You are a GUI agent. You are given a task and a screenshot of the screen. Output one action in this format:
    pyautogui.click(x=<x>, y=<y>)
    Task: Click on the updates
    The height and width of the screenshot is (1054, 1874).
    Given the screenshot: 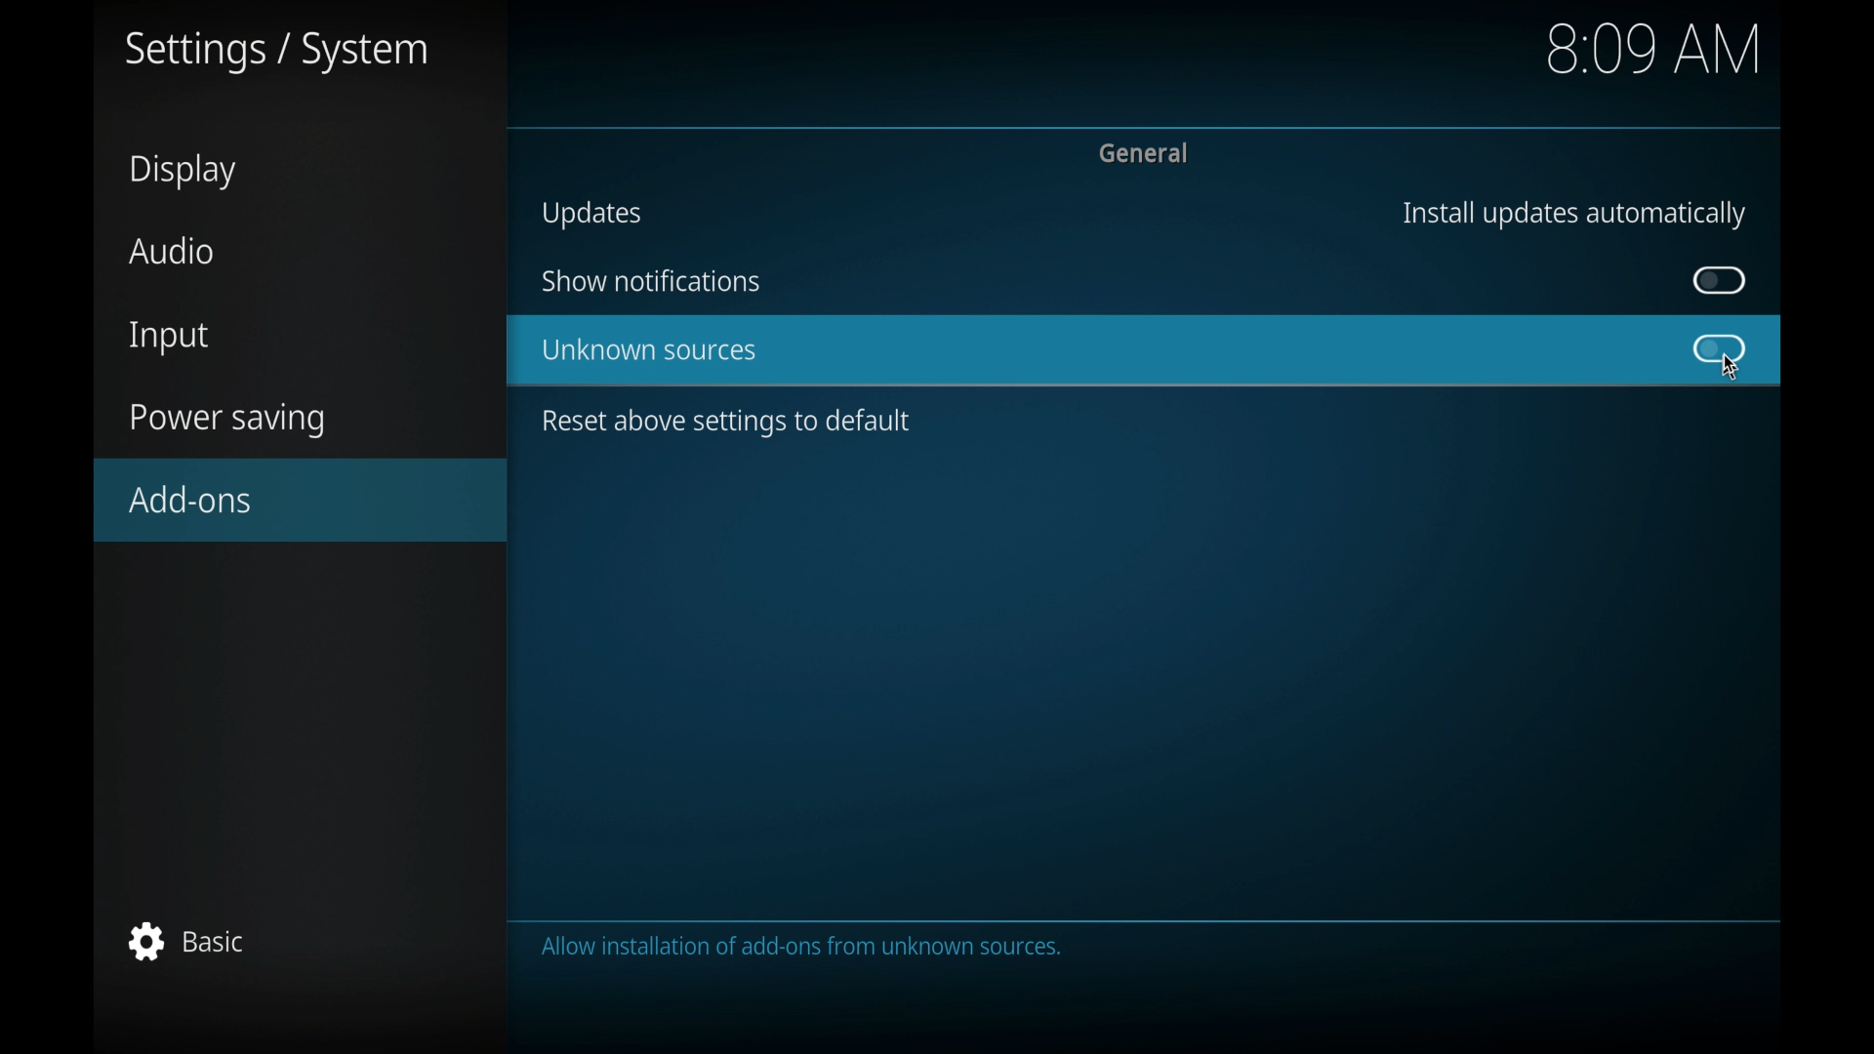 What is the action you would take?
    pyautogui.click(x=592, y=214)
    